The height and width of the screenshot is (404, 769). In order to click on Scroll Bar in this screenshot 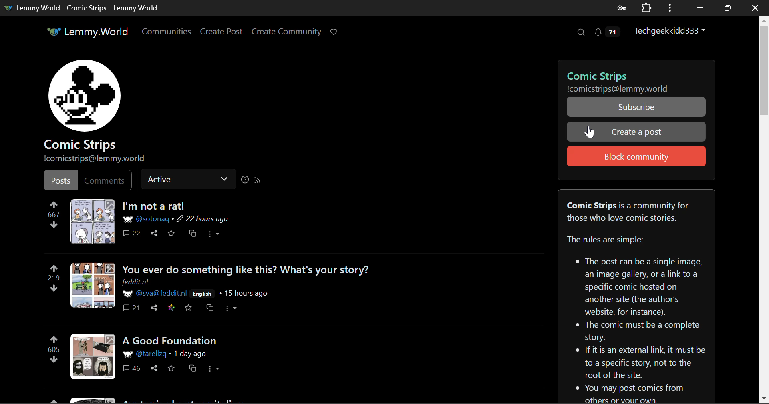, I will do `click(764, 209)`.